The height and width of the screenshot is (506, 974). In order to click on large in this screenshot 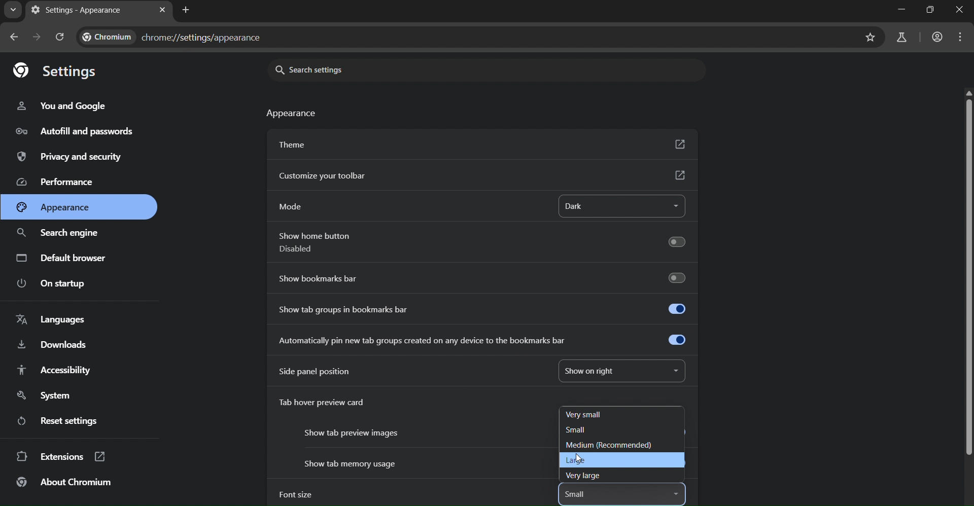, I will do `click(582, 461)`.